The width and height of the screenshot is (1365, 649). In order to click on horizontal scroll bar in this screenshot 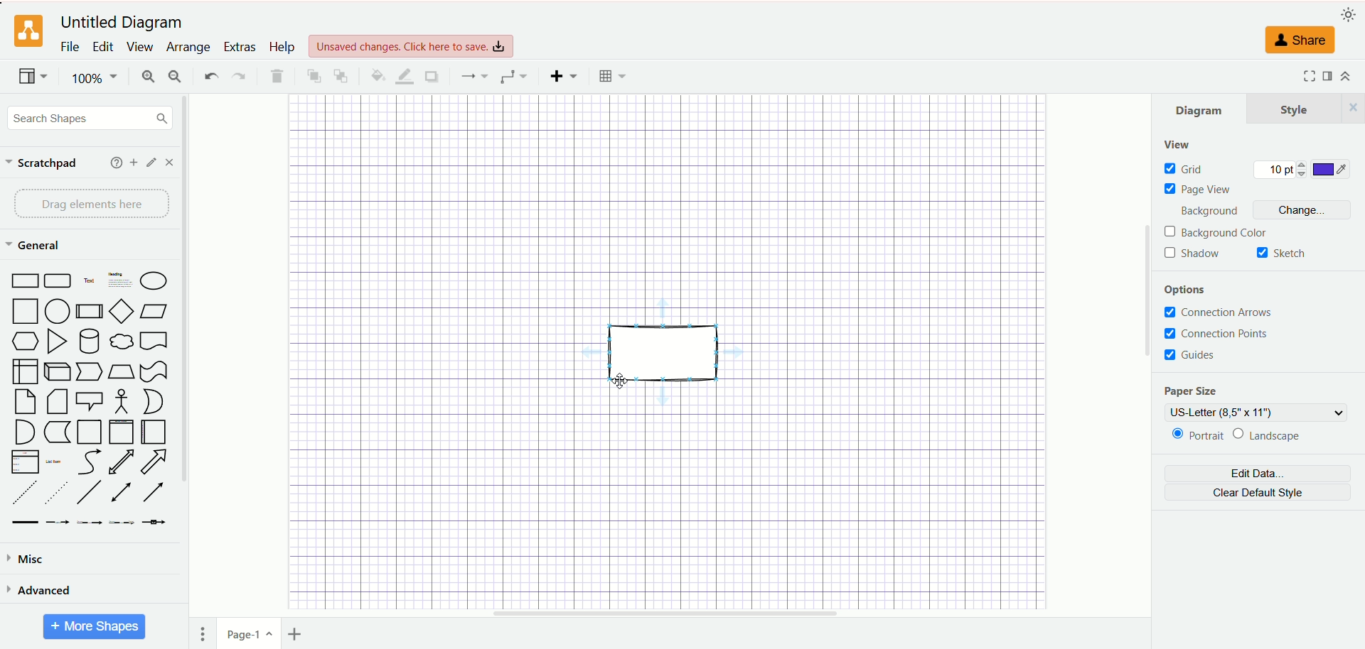, I will do `click(663, 615)`.